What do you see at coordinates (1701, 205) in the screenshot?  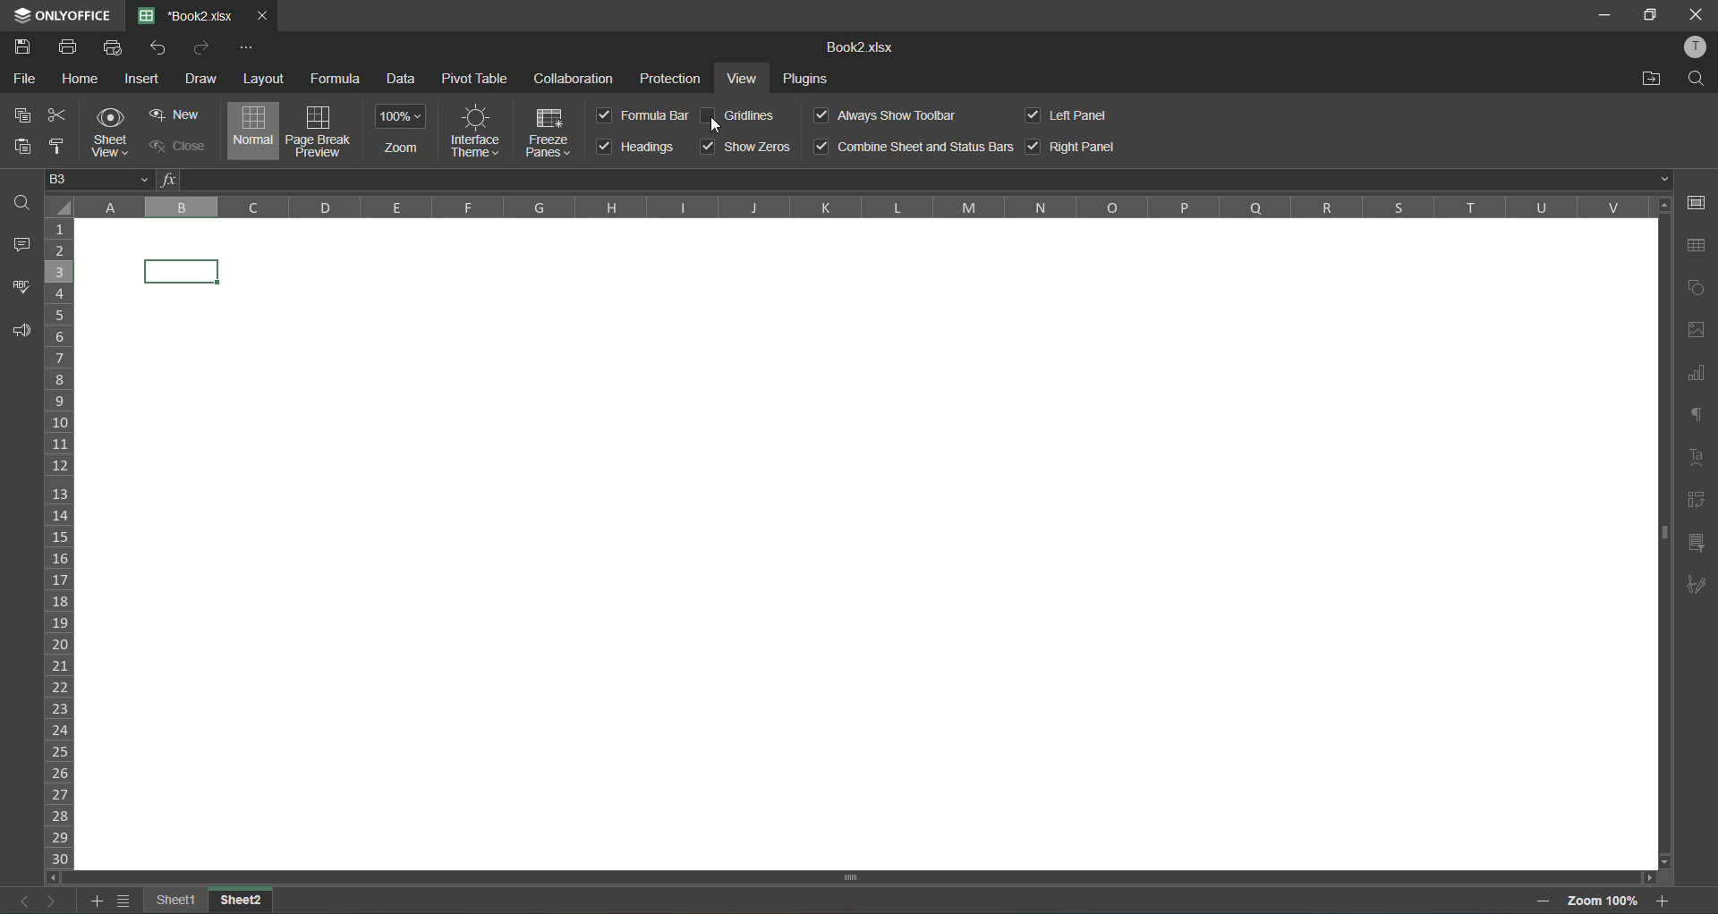 I see `cell settings` at bounding box center [1701, 205].